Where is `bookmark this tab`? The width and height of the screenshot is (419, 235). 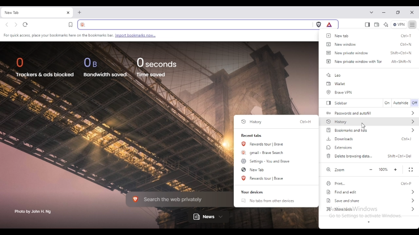
bookmark this tab is located at coordinates (71, 24).